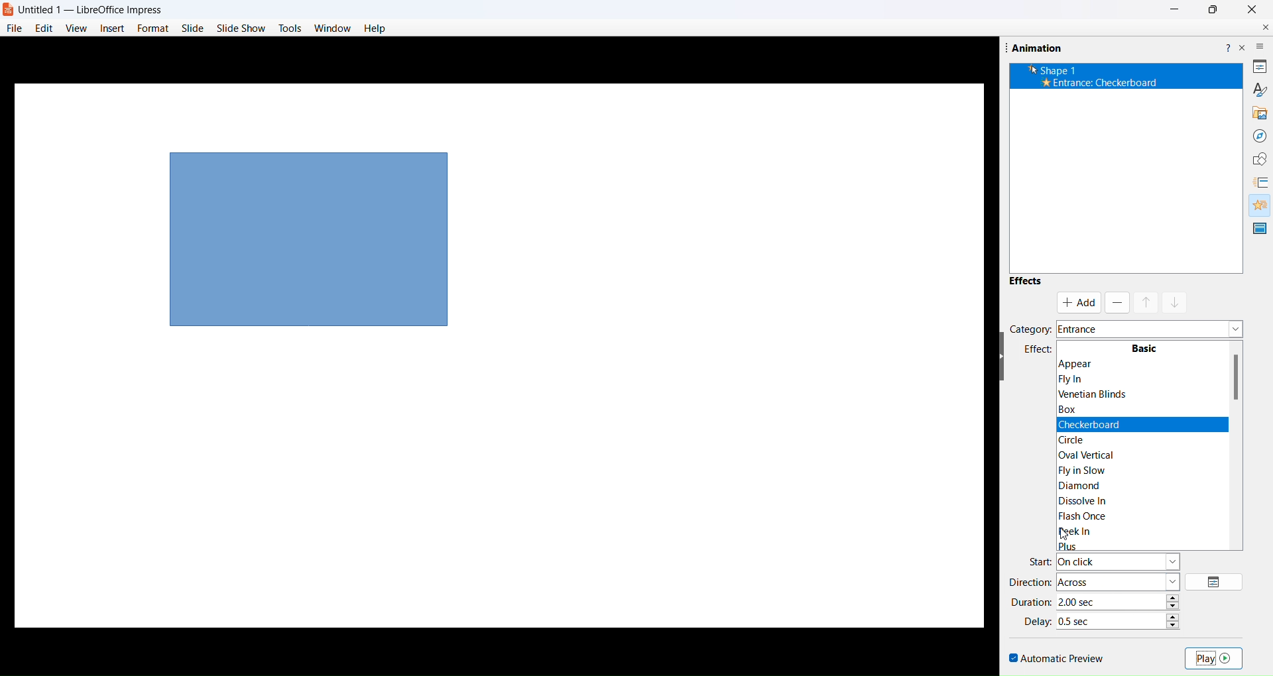 This screenshot has width=1273, height=676. Describe the element at coordinates (1258, 66) in the screenshot. I see `properties` at that location.